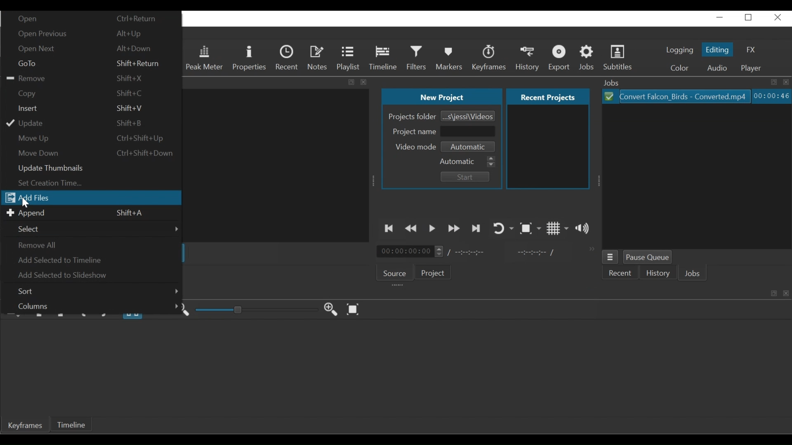 Image resolution: width=792 pixels, height=445 pixels. What do you see at coordinates (414, 147) in the screenshot?
I see `Video mode` at bounding box center [414, 147].